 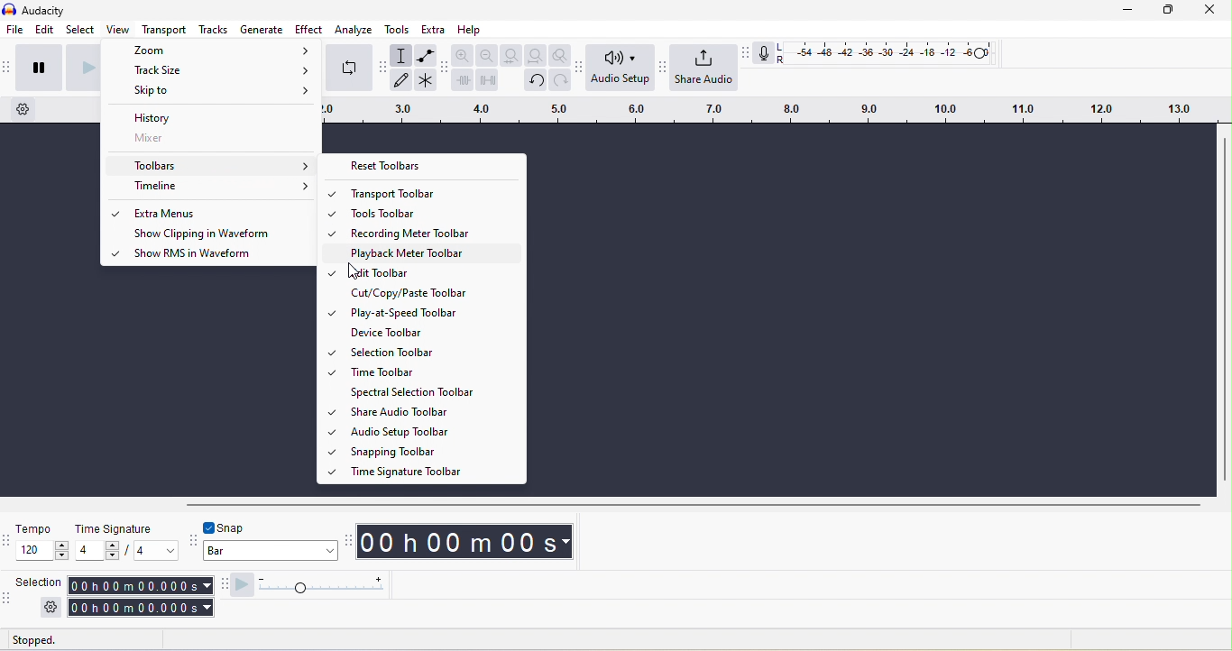 What do you see at coordinates (113, 252) in the screenshot?
I see `option enabled` at bounding box center [113, 252].